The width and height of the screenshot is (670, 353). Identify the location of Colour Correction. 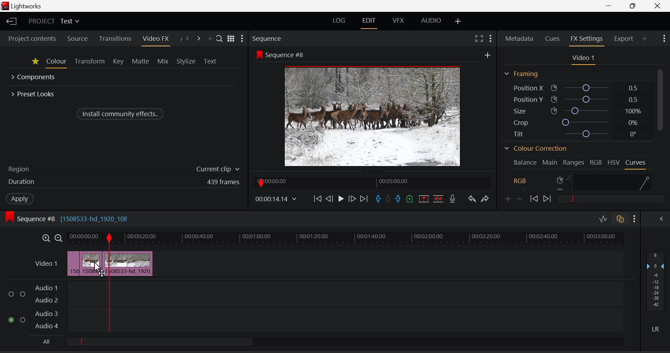
(535, 149).